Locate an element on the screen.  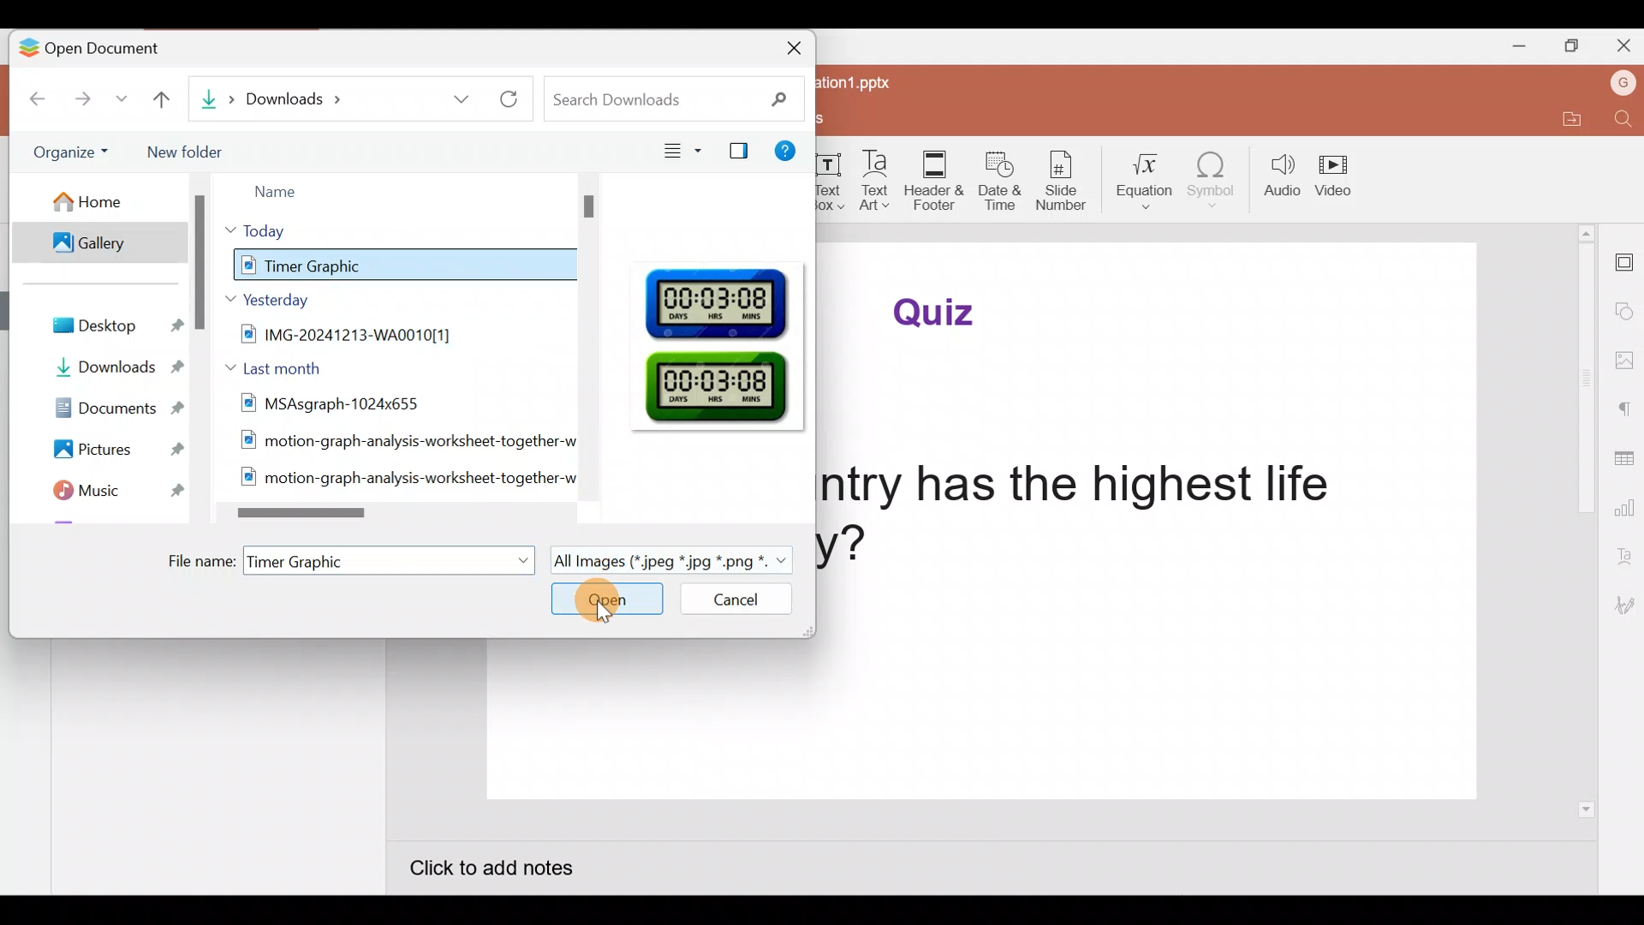
Paragraph settings is located at coordinates (1625, 409).